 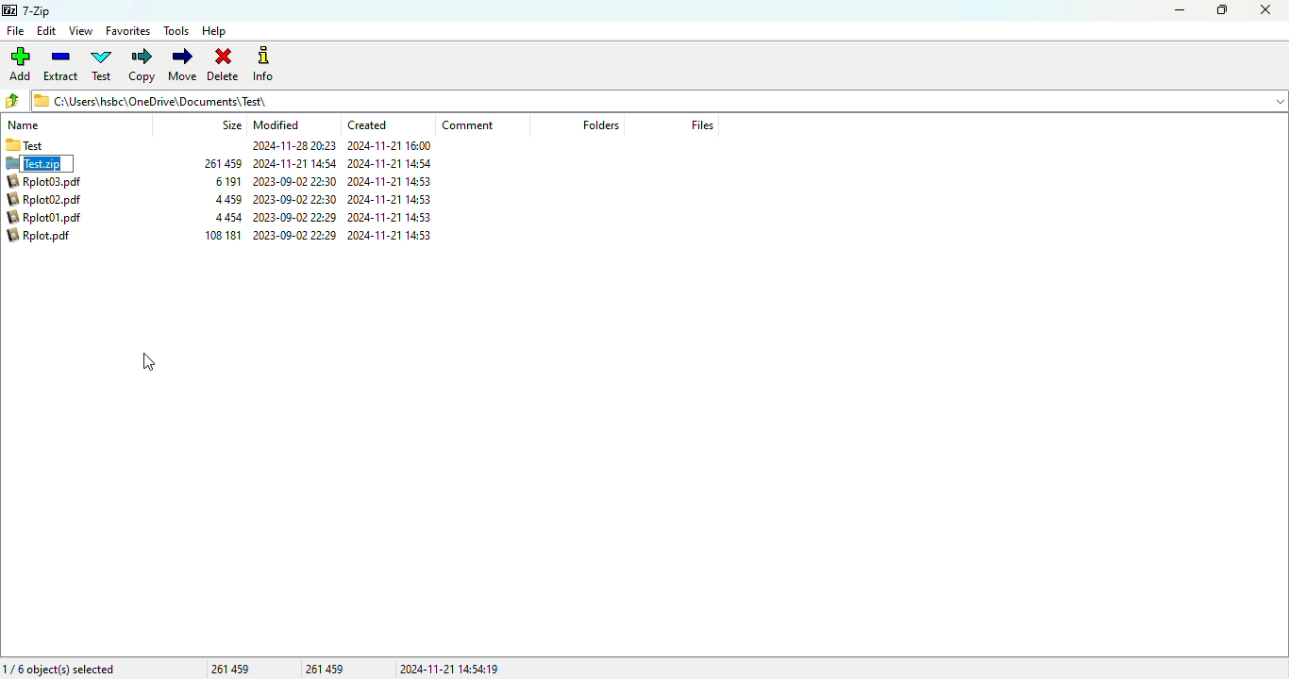 I want to click on Test , so click(x=56, y=145).